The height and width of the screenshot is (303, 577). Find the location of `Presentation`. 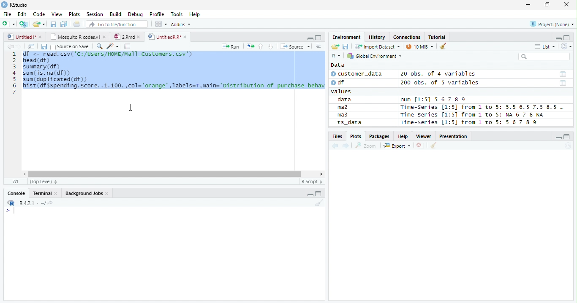

Presentation is located at coordinates (455, 136).